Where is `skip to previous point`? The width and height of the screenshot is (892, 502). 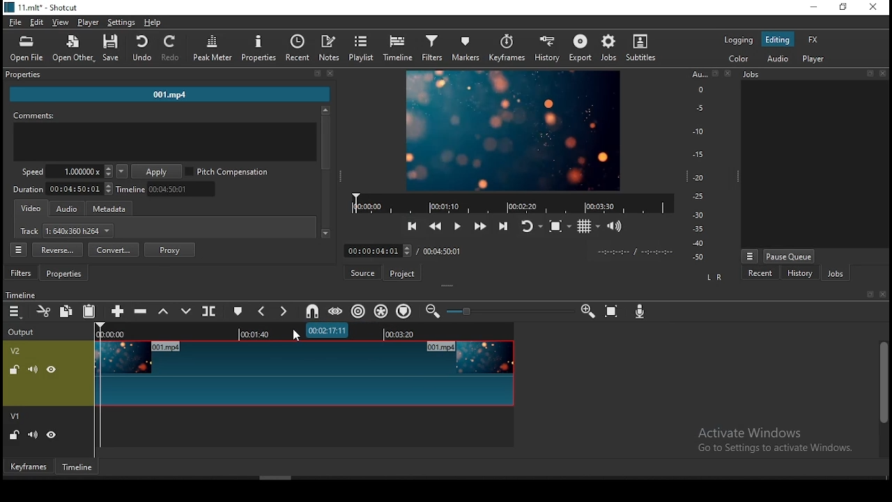 skip to previous point is located at coordinates (412, 225).